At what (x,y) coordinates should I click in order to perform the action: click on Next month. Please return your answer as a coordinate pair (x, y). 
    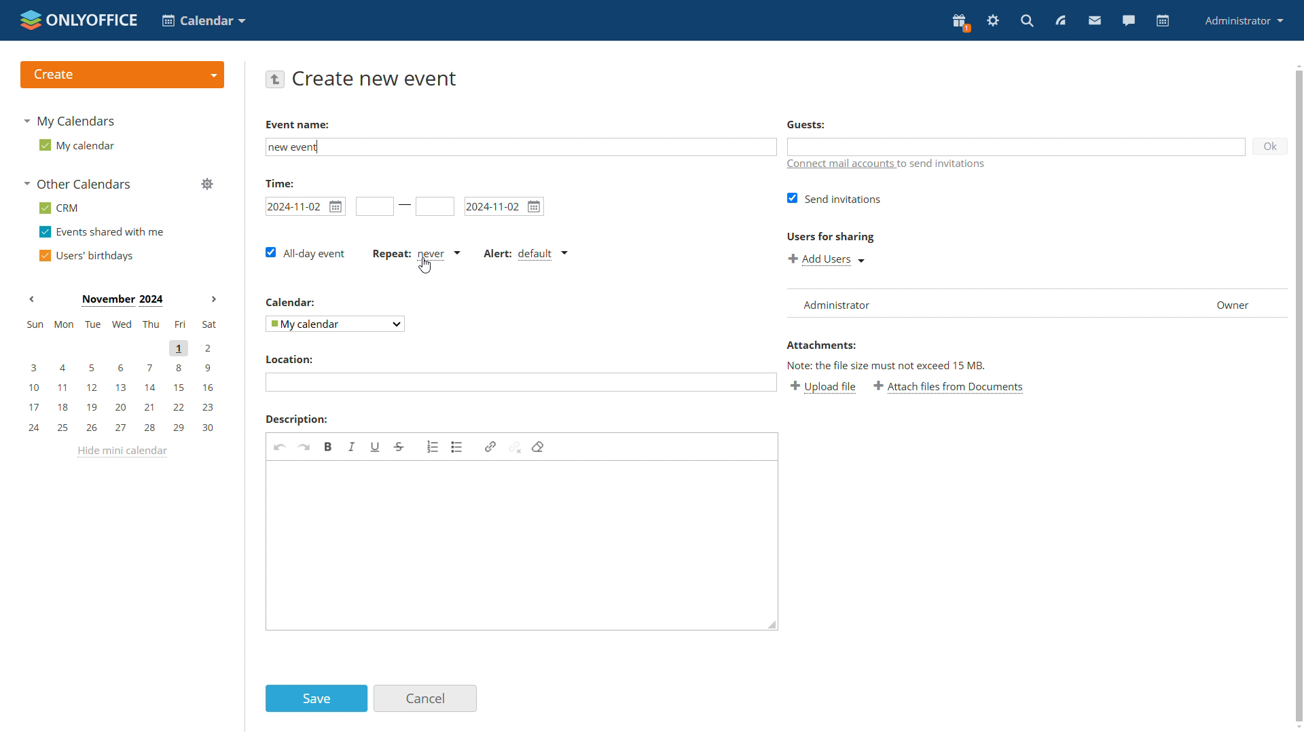
    Looking at the image, I should click on (213, 299).